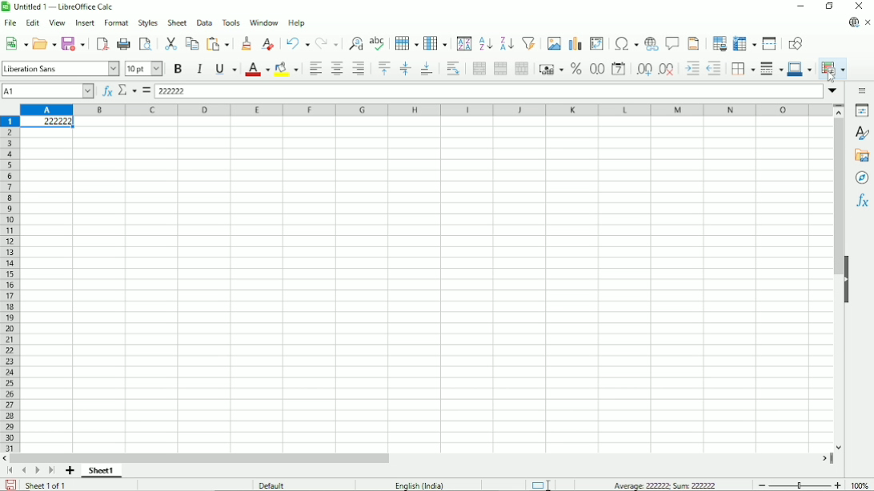 This screenshot has width=874, height=491. I want to click on Add sheet, so click(70, 471).